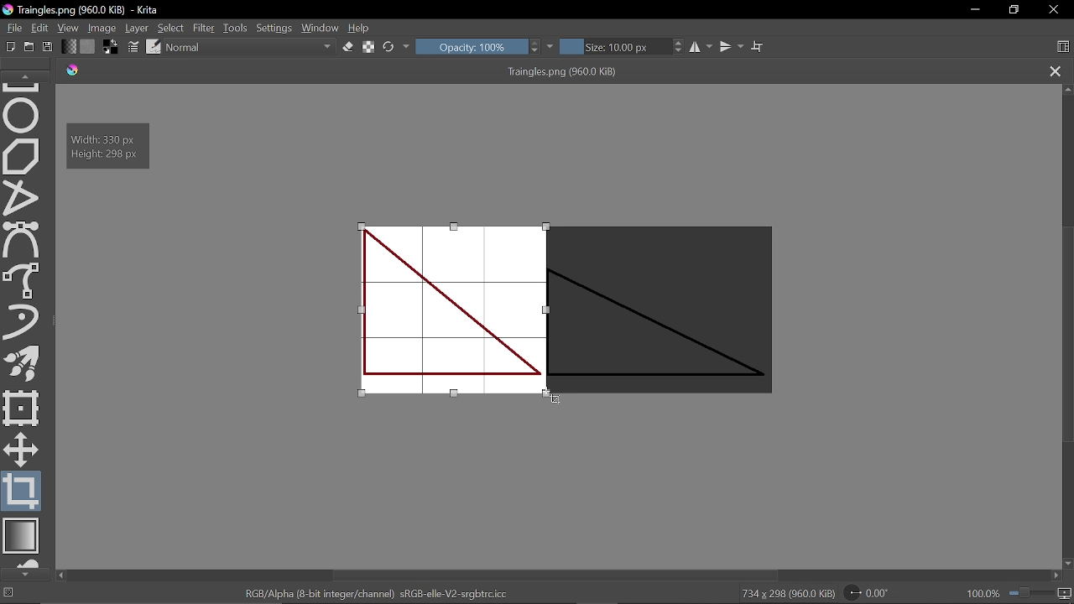  What do you see at coordinates (975, 11) in the screenshot?
I see `Minimize` at bounding box center [975, 11].